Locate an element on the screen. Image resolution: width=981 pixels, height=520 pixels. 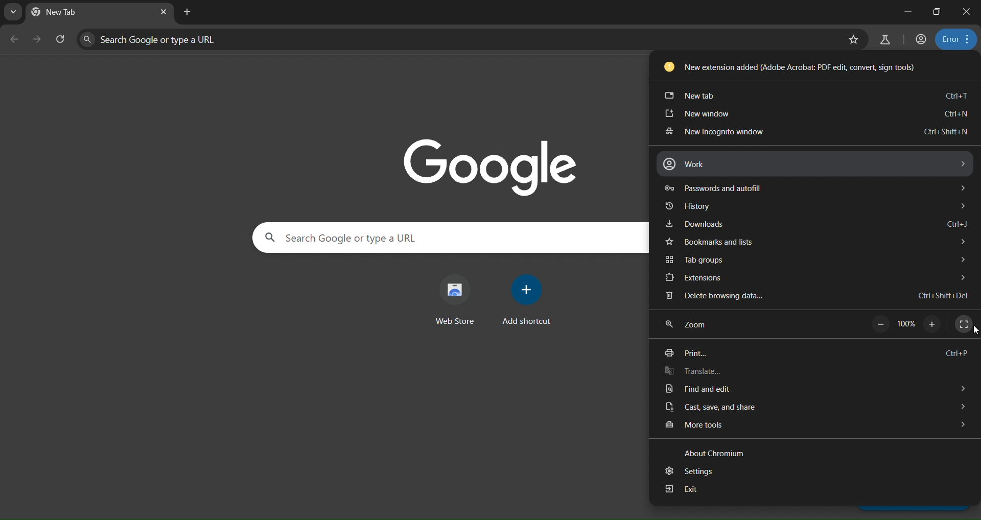
close is located at coordinates (965, 11).